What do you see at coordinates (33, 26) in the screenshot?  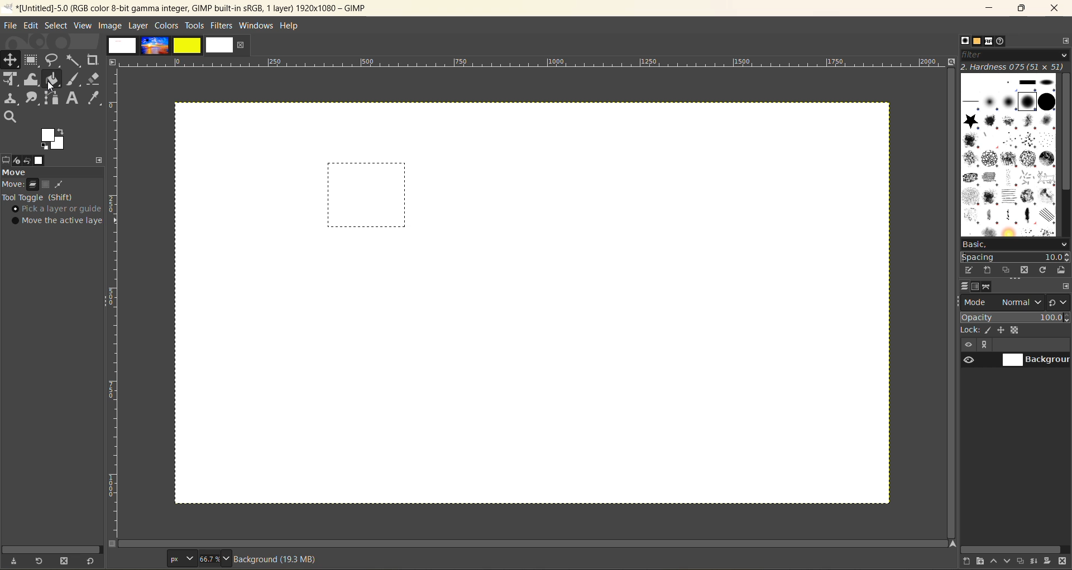 I see `edit` at bounding box center [33, 26].